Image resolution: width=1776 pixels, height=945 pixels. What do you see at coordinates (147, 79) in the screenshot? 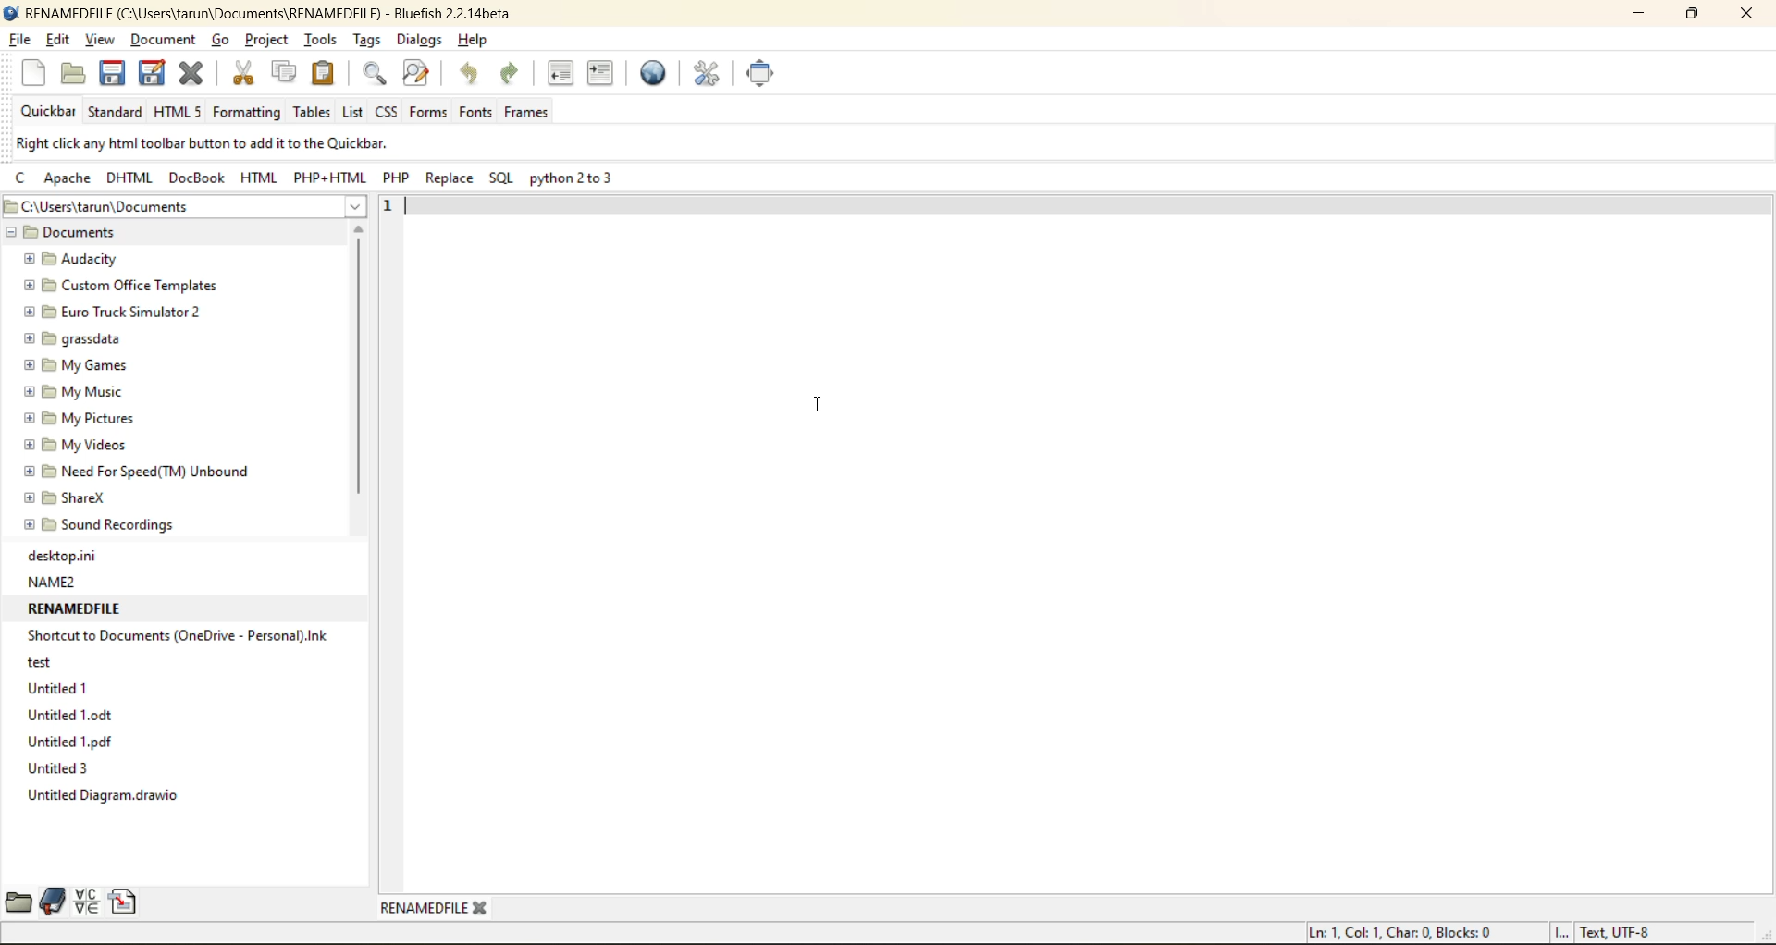
I see `save as` at bounding box center [147, 79].